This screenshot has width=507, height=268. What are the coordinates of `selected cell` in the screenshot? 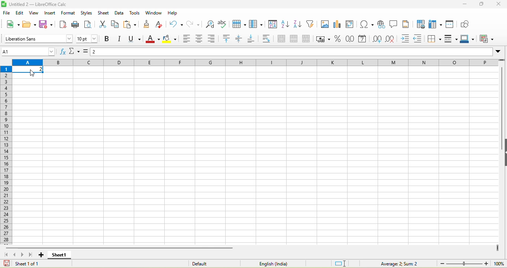 It's located at (29, 70).